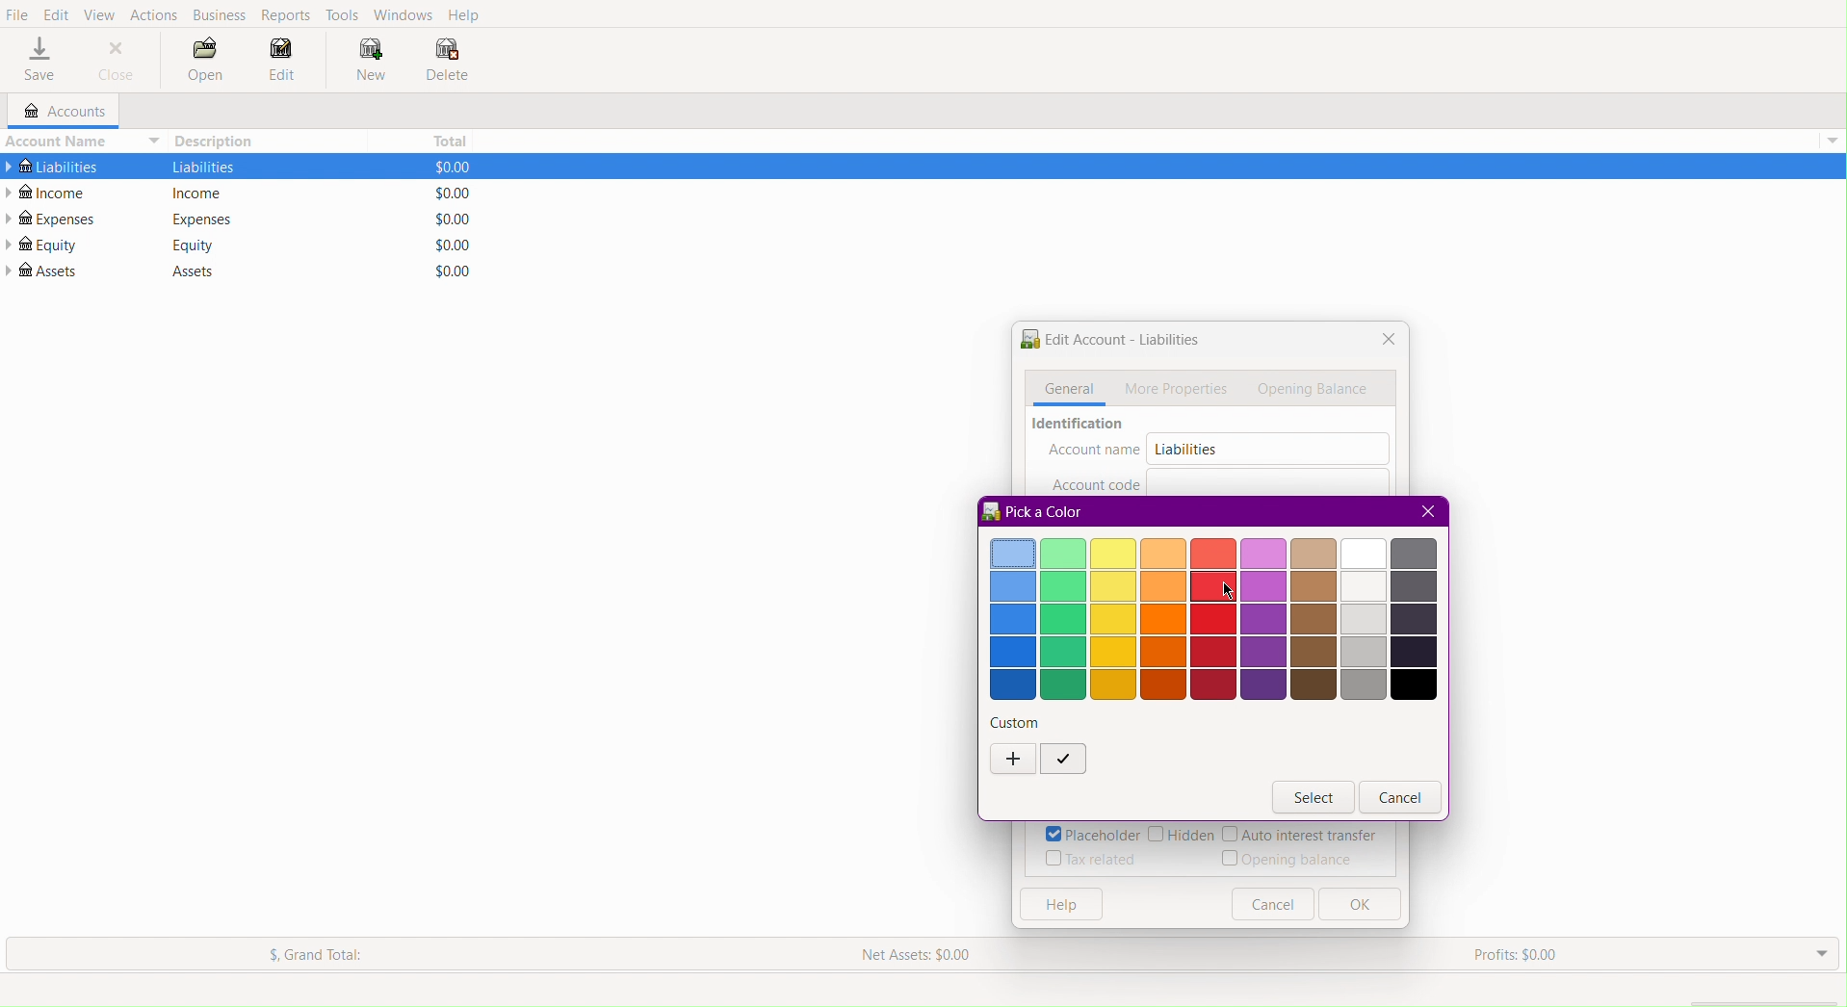 The height and width of the screenshot is (1007, 1847). Describe the element at coordinates (41, 245) in the screenshot. I see `Equity` at that location.